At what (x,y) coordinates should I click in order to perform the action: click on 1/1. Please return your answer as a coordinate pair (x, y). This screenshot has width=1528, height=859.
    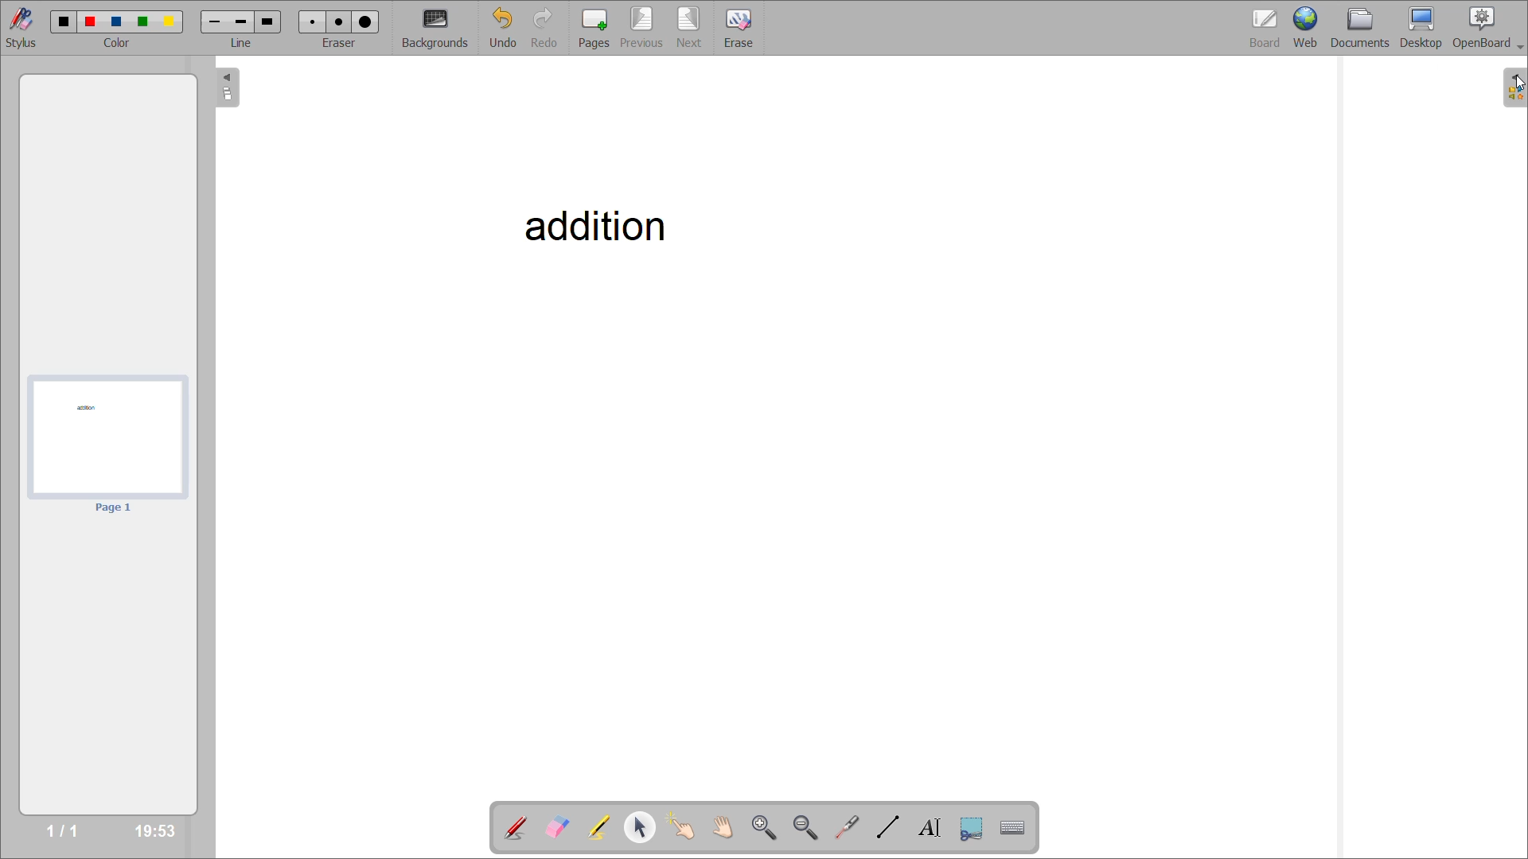
    Looking at the image, I should click on (62, 829).